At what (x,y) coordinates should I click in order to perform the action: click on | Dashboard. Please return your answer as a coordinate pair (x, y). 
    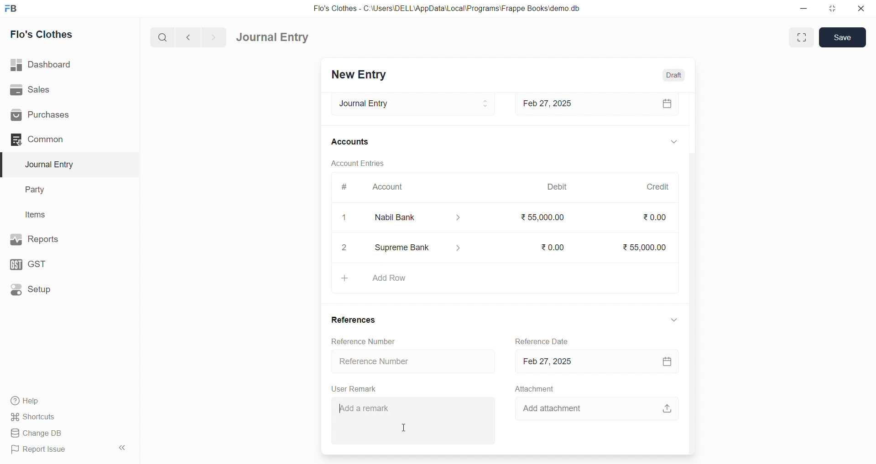
    Looking at the image, I should click on (50, 65).